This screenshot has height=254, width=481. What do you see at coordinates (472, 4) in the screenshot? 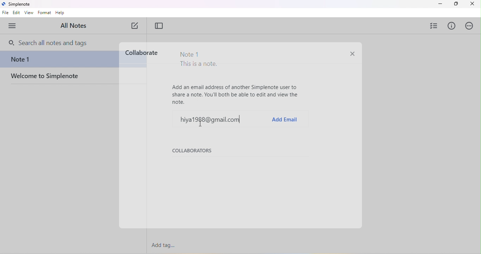
I see `close` at bounding box center [472, 4].